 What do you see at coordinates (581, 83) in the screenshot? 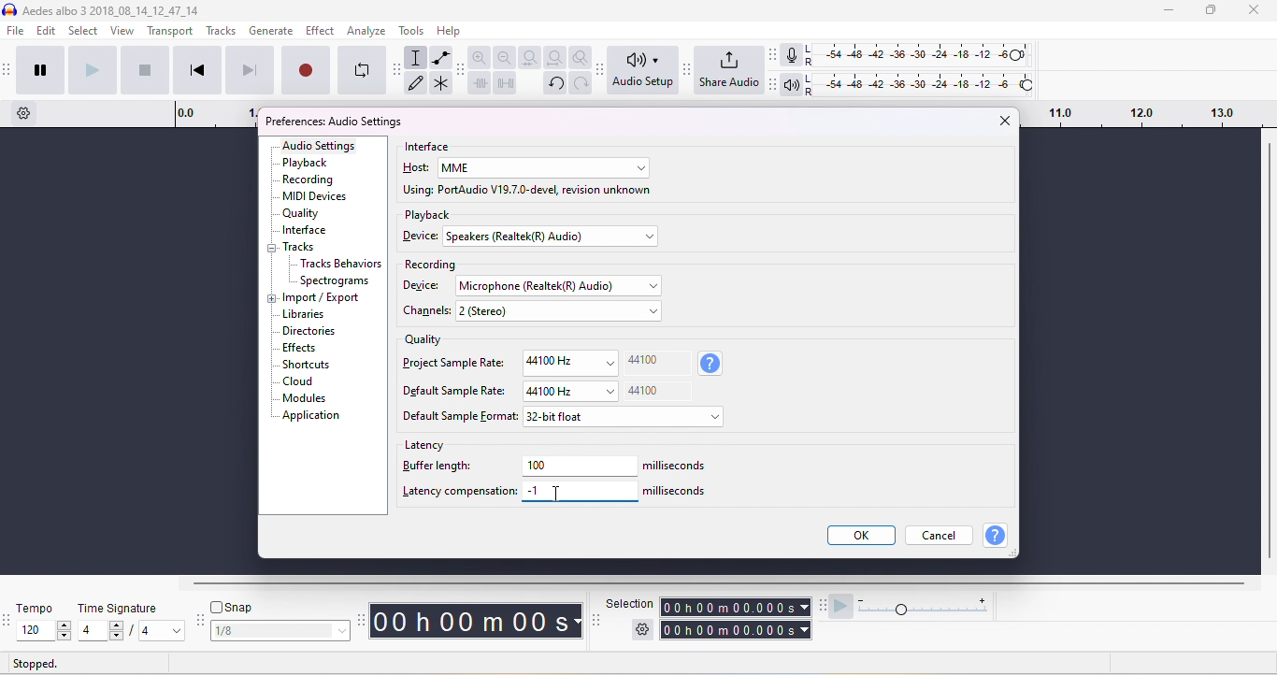
I see `redo` at bounding box center [581, 83].